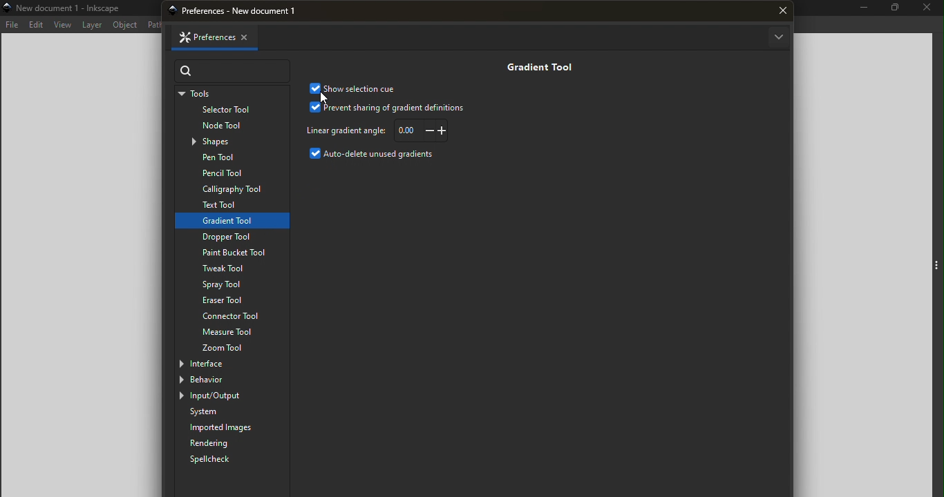 The height and width of the screenshot is (497, 944). I want to click on Behavior, so click(222, 380).